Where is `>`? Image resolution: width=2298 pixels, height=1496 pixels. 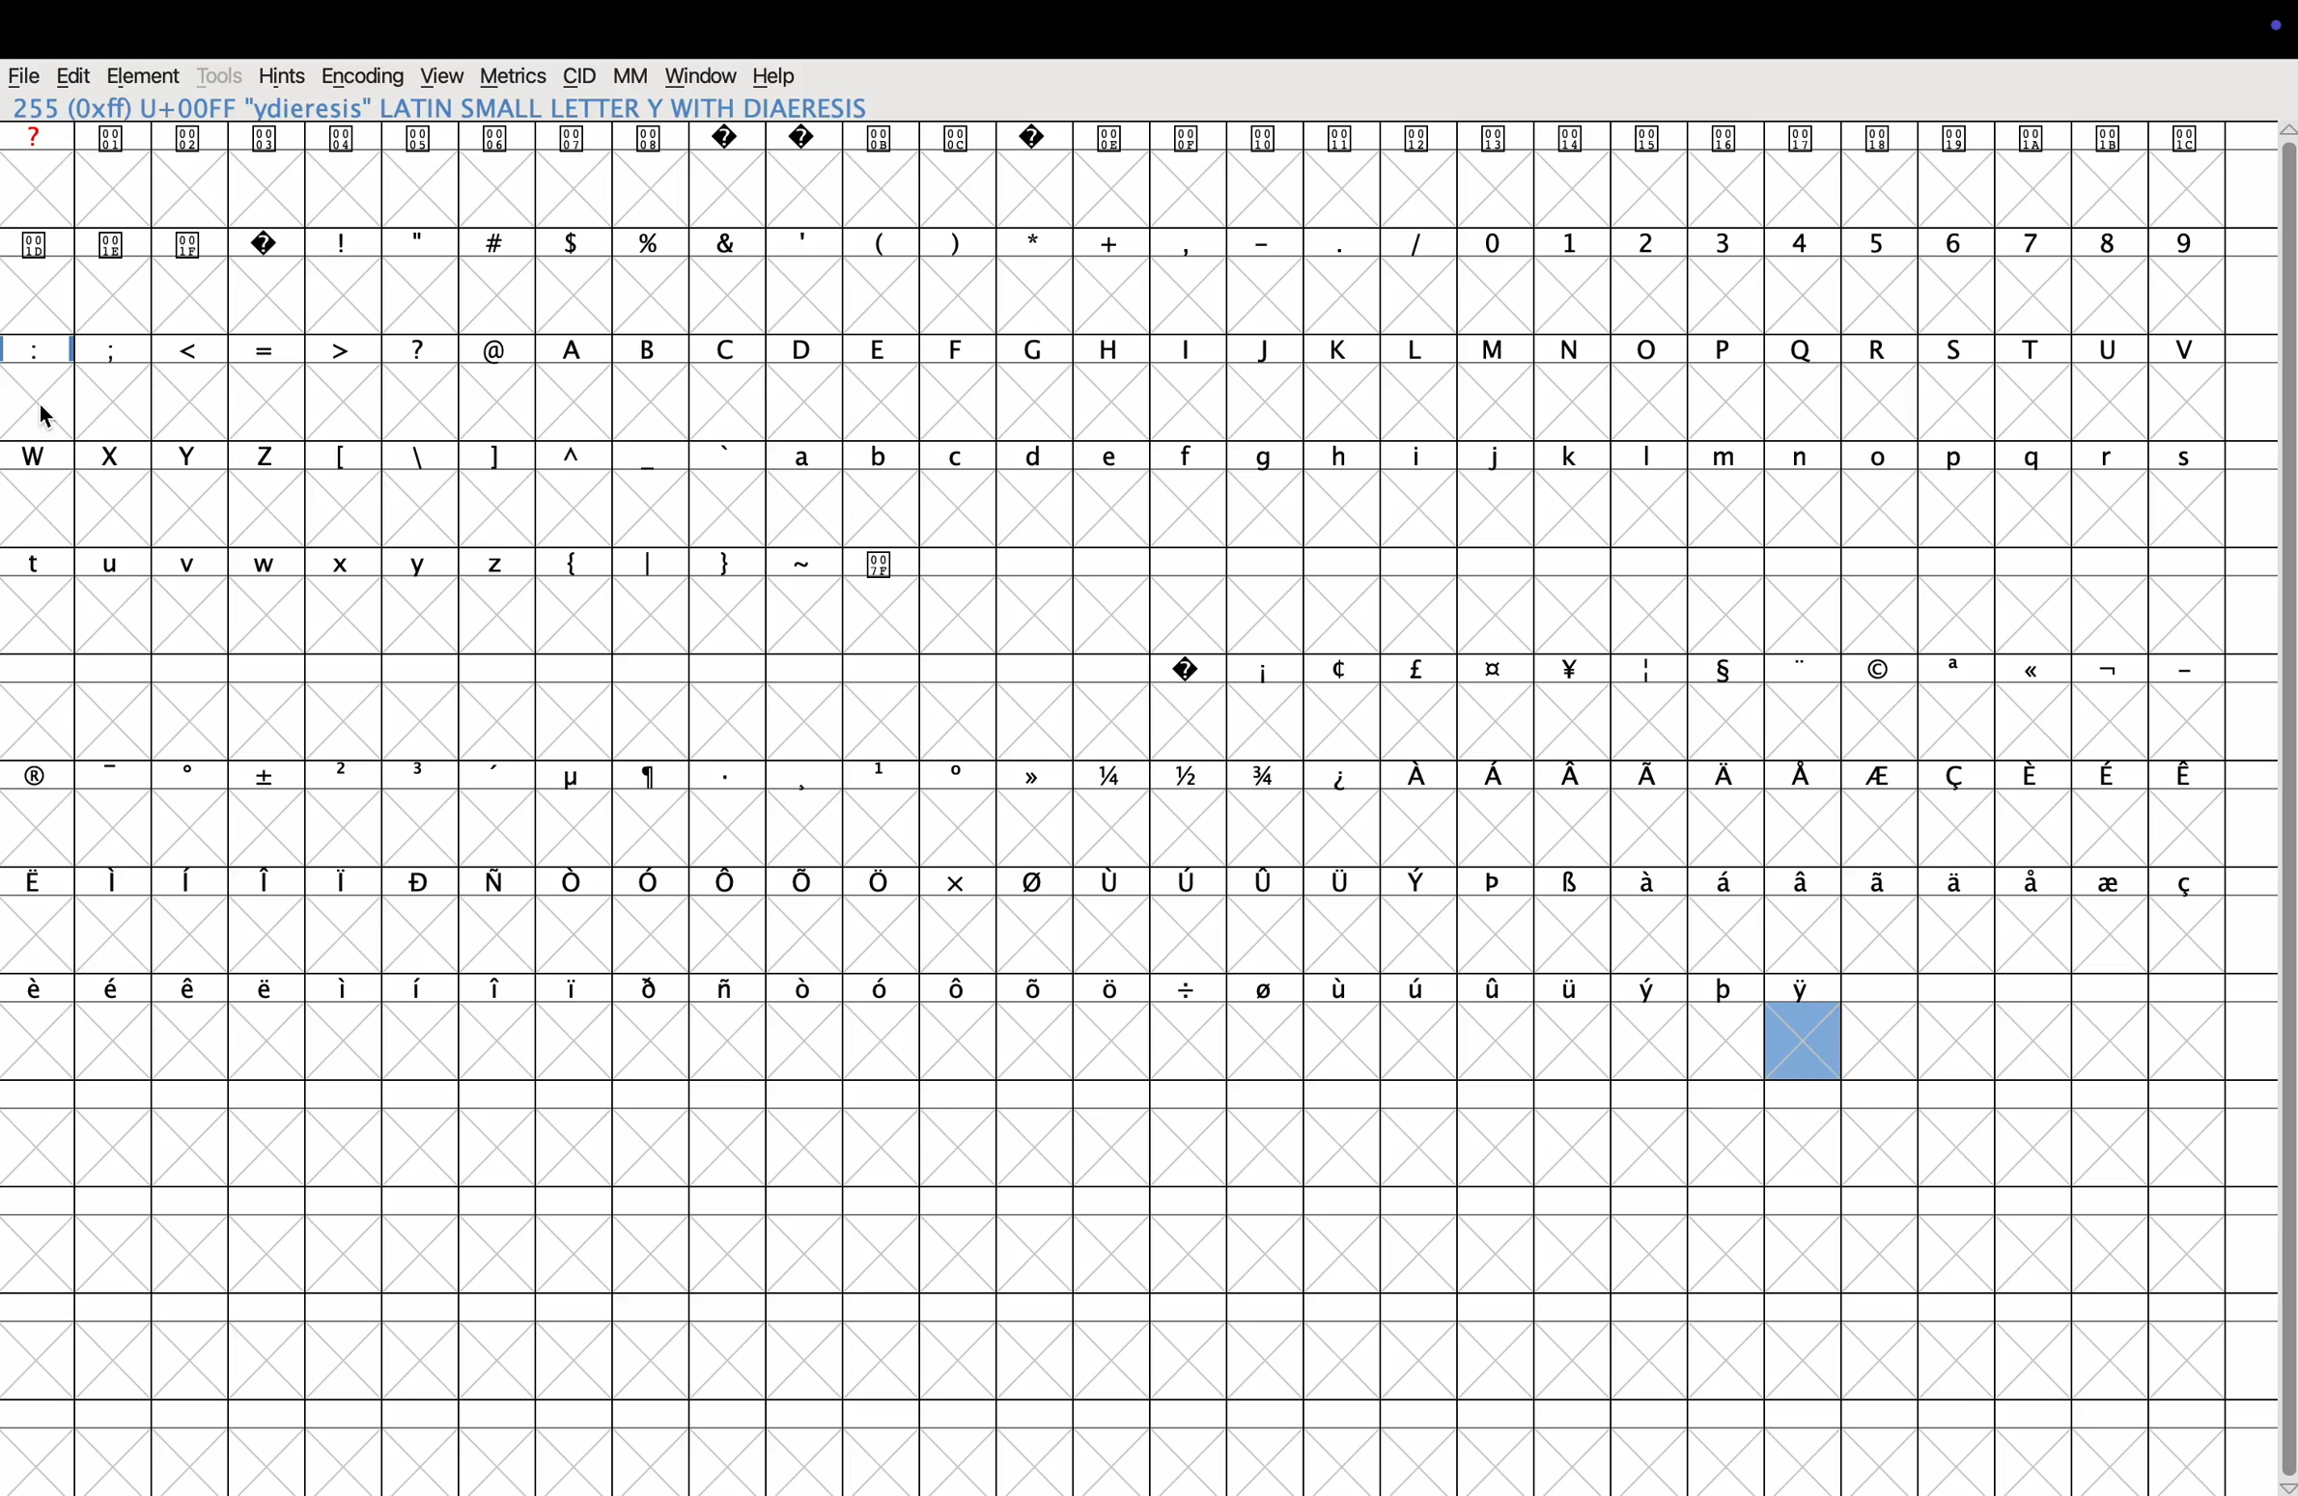 > is located at coordinates (347, 391).